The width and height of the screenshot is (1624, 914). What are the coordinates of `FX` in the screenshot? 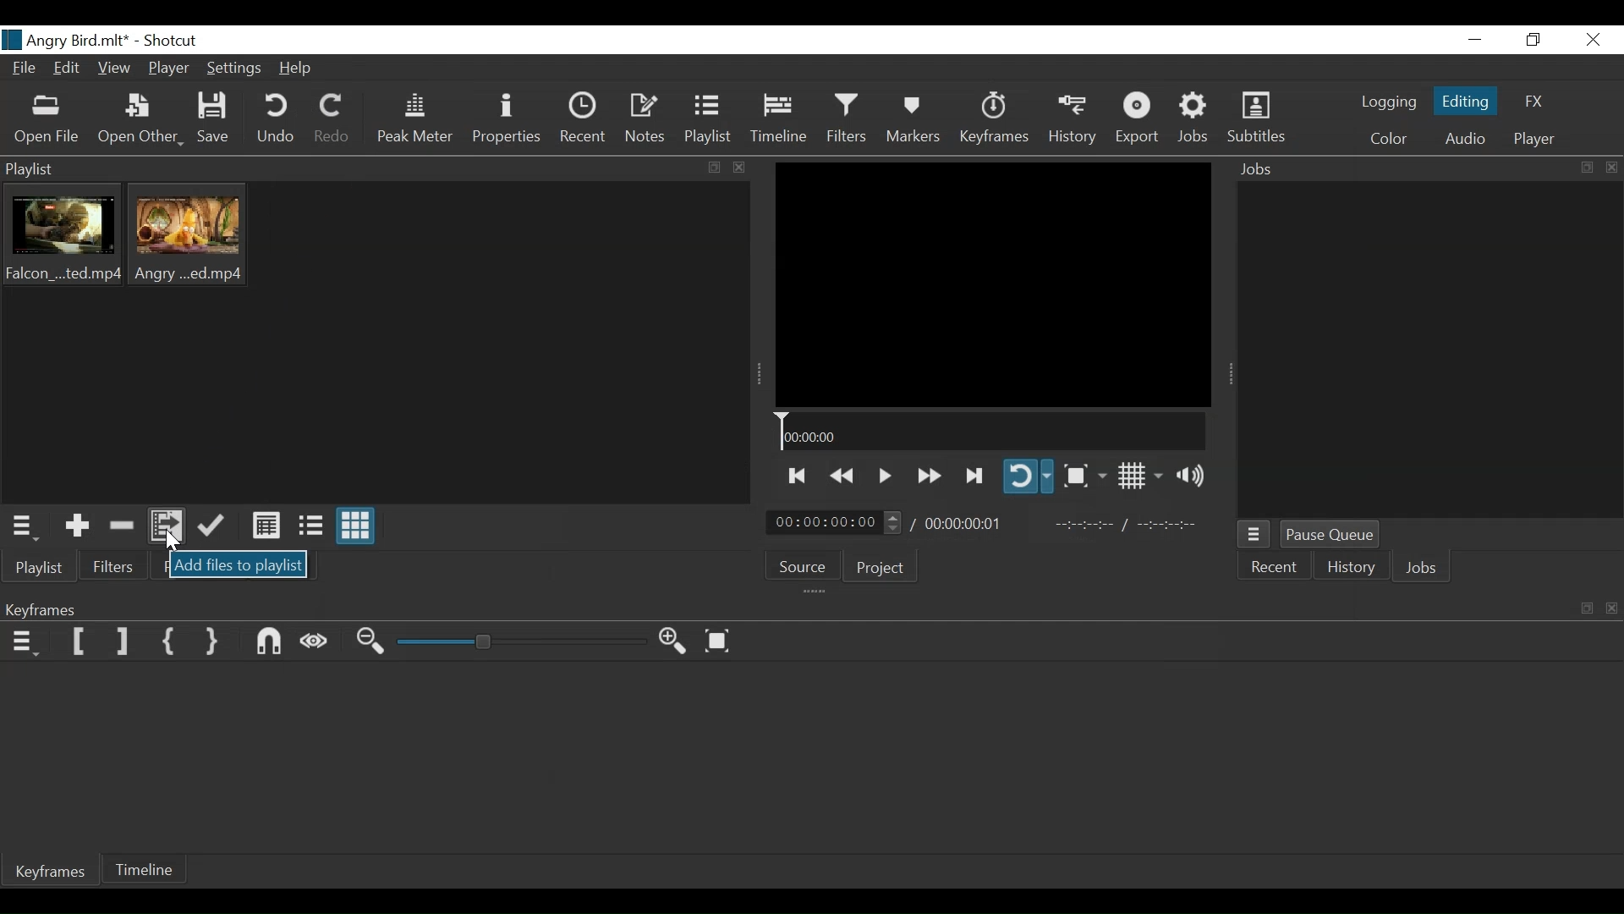 It's located at (1539, 100).